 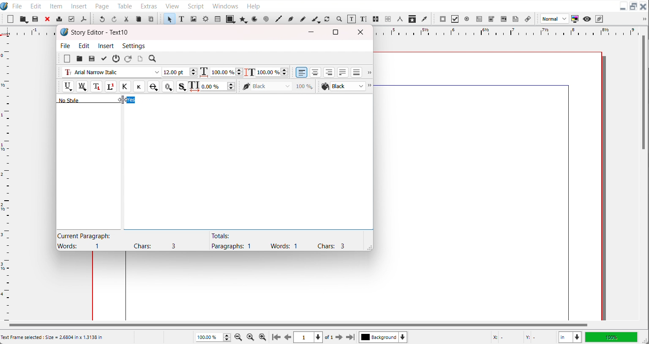 What do you see at coordinates (329, 72) in the screenshot?
I see `Align text right` at bounding box center [329, 72].